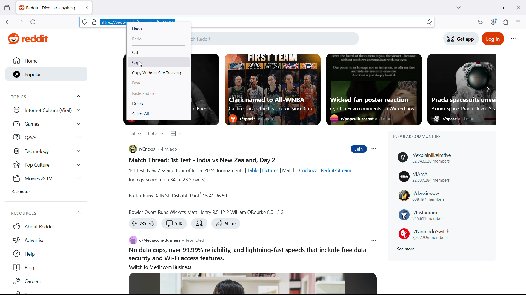 The image size is (526, 295). What do you see at coordinates (359, 149) in the screenshot?
I see `Join community` at bounding box center [359, 149].